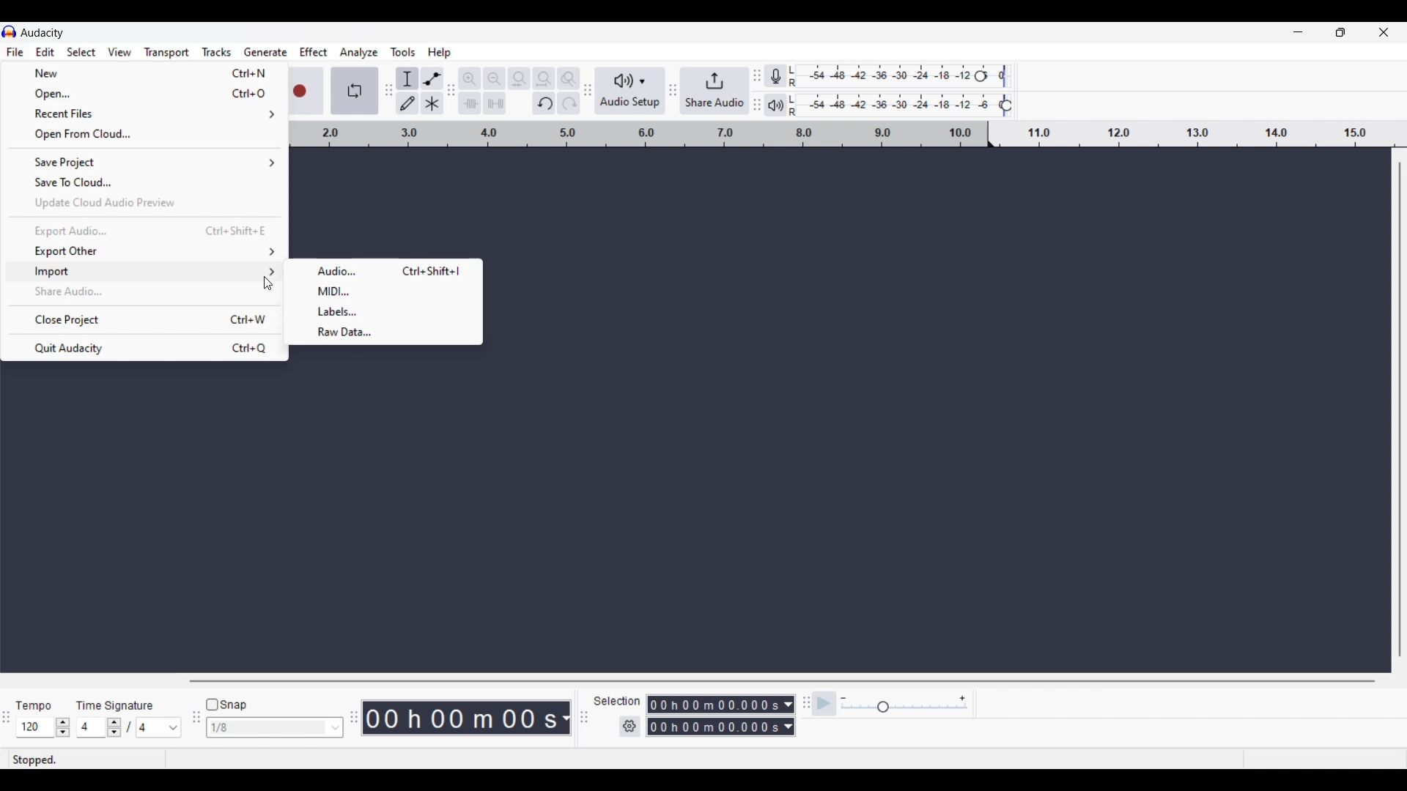 Image resolution: width=1407 pixels, height=791 pixels. What do you see at coordinates (308, 91) in the screenshot?
I see `Record/Record new track` at bounding box center [308, 91].